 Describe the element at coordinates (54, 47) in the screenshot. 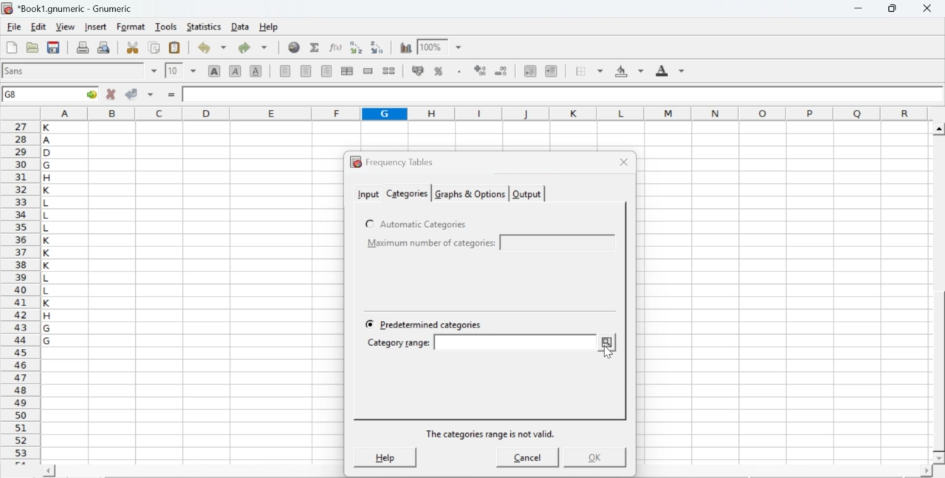

I see `save current workbook` at that location.